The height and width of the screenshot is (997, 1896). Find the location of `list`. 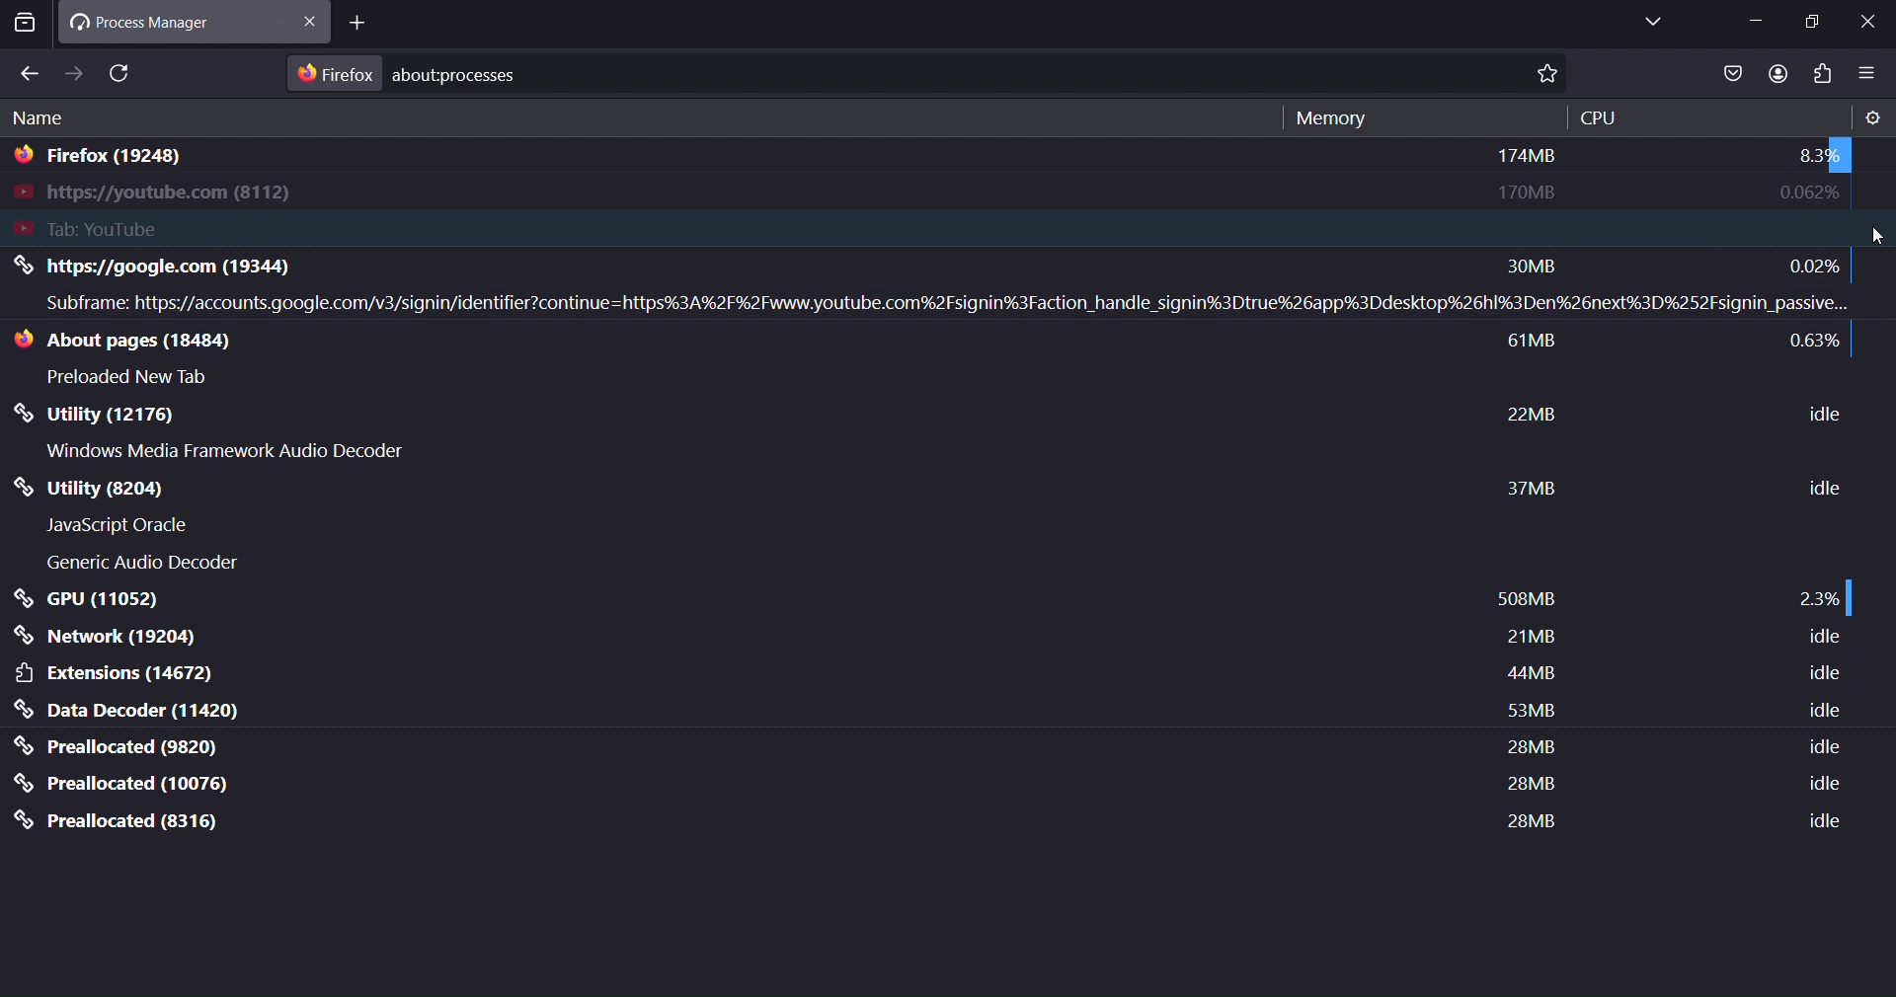

list is located at coordinates (1730, 75).